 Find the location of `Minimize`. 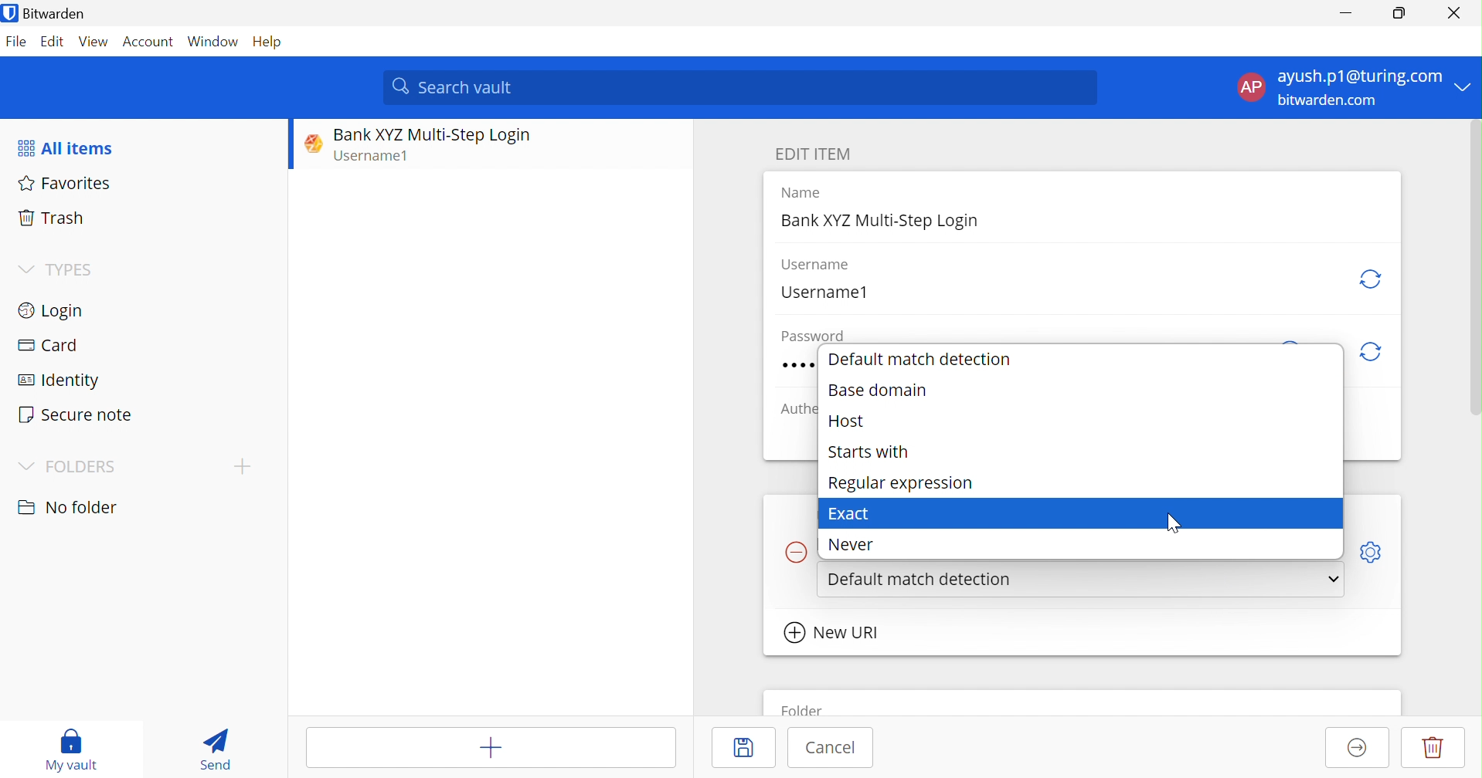

Minimize is located at coordinates (1344, 15).